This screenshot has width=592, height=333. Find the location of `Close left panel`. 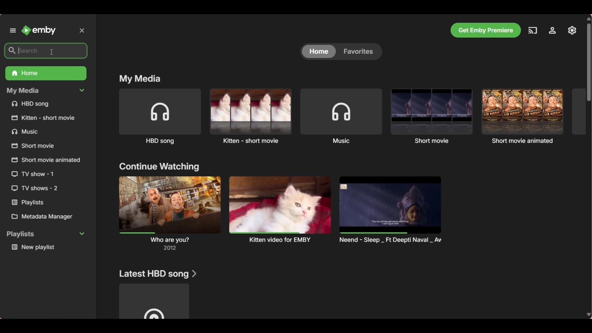

Close left panel is located at coordinates (82, 31).